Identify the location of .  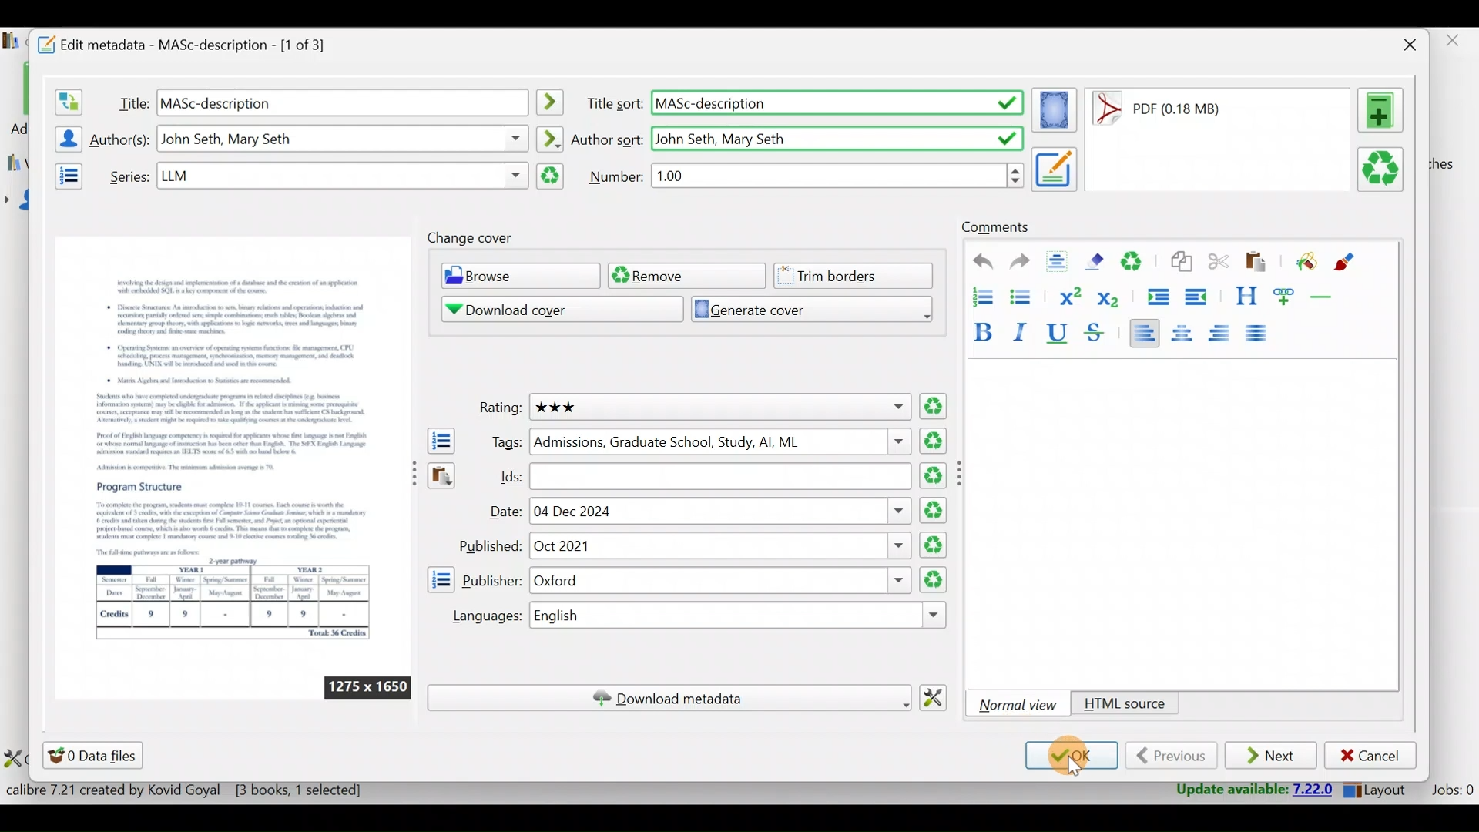
(719, 546).